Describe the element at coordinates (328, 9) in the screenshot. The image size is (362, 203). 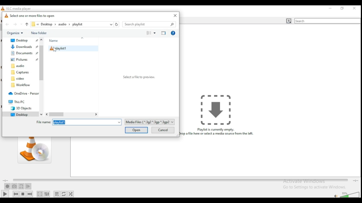
I see `minimize` at that location.